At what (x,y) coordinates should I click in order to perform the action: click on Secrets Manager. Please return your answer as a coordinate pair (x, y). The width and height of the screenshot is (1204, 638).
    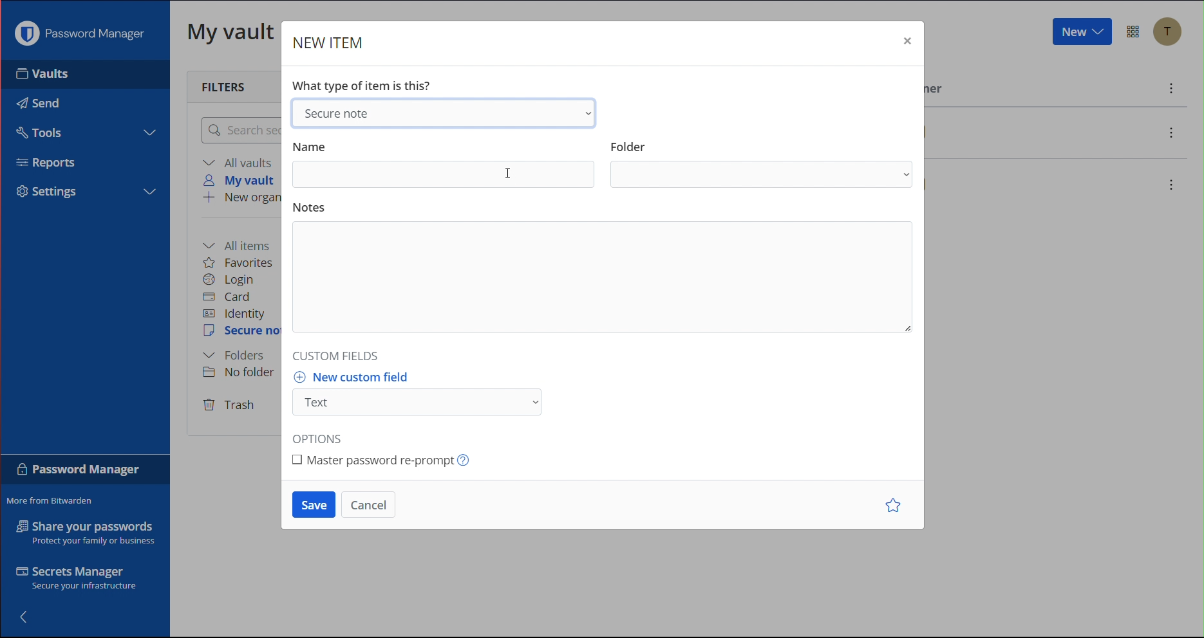
    Looking at the image, I should click on (75, 578).